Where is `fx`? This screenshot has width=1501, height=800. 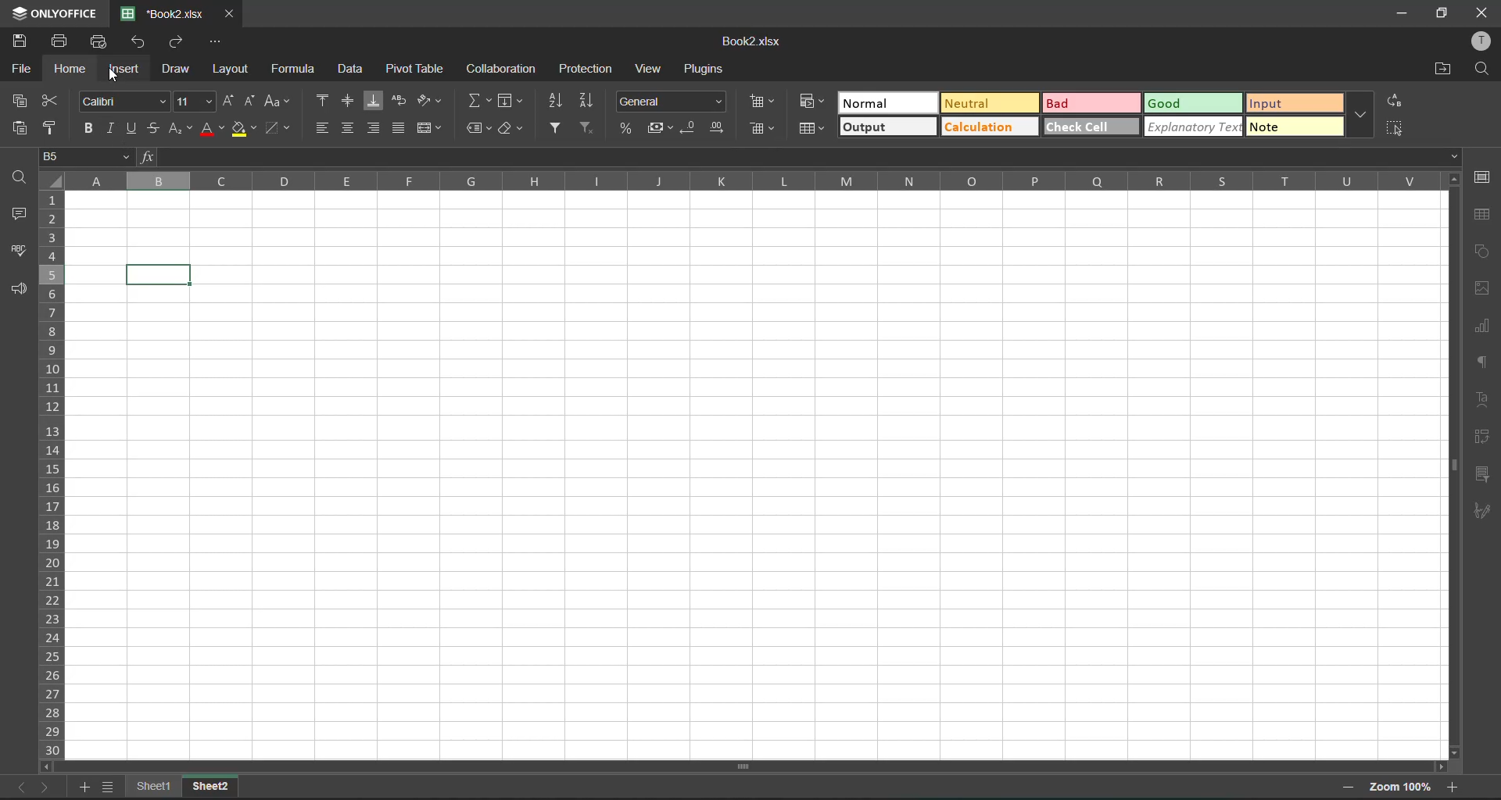 fx is located at coordinates (143, 157).